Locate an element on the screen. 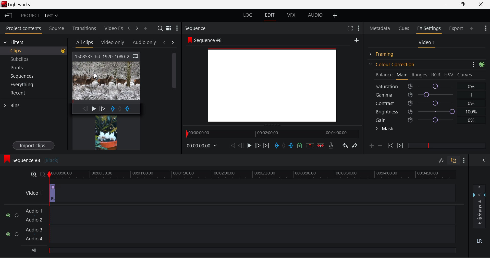  Add keyframe is located at coordinates (371, 147).